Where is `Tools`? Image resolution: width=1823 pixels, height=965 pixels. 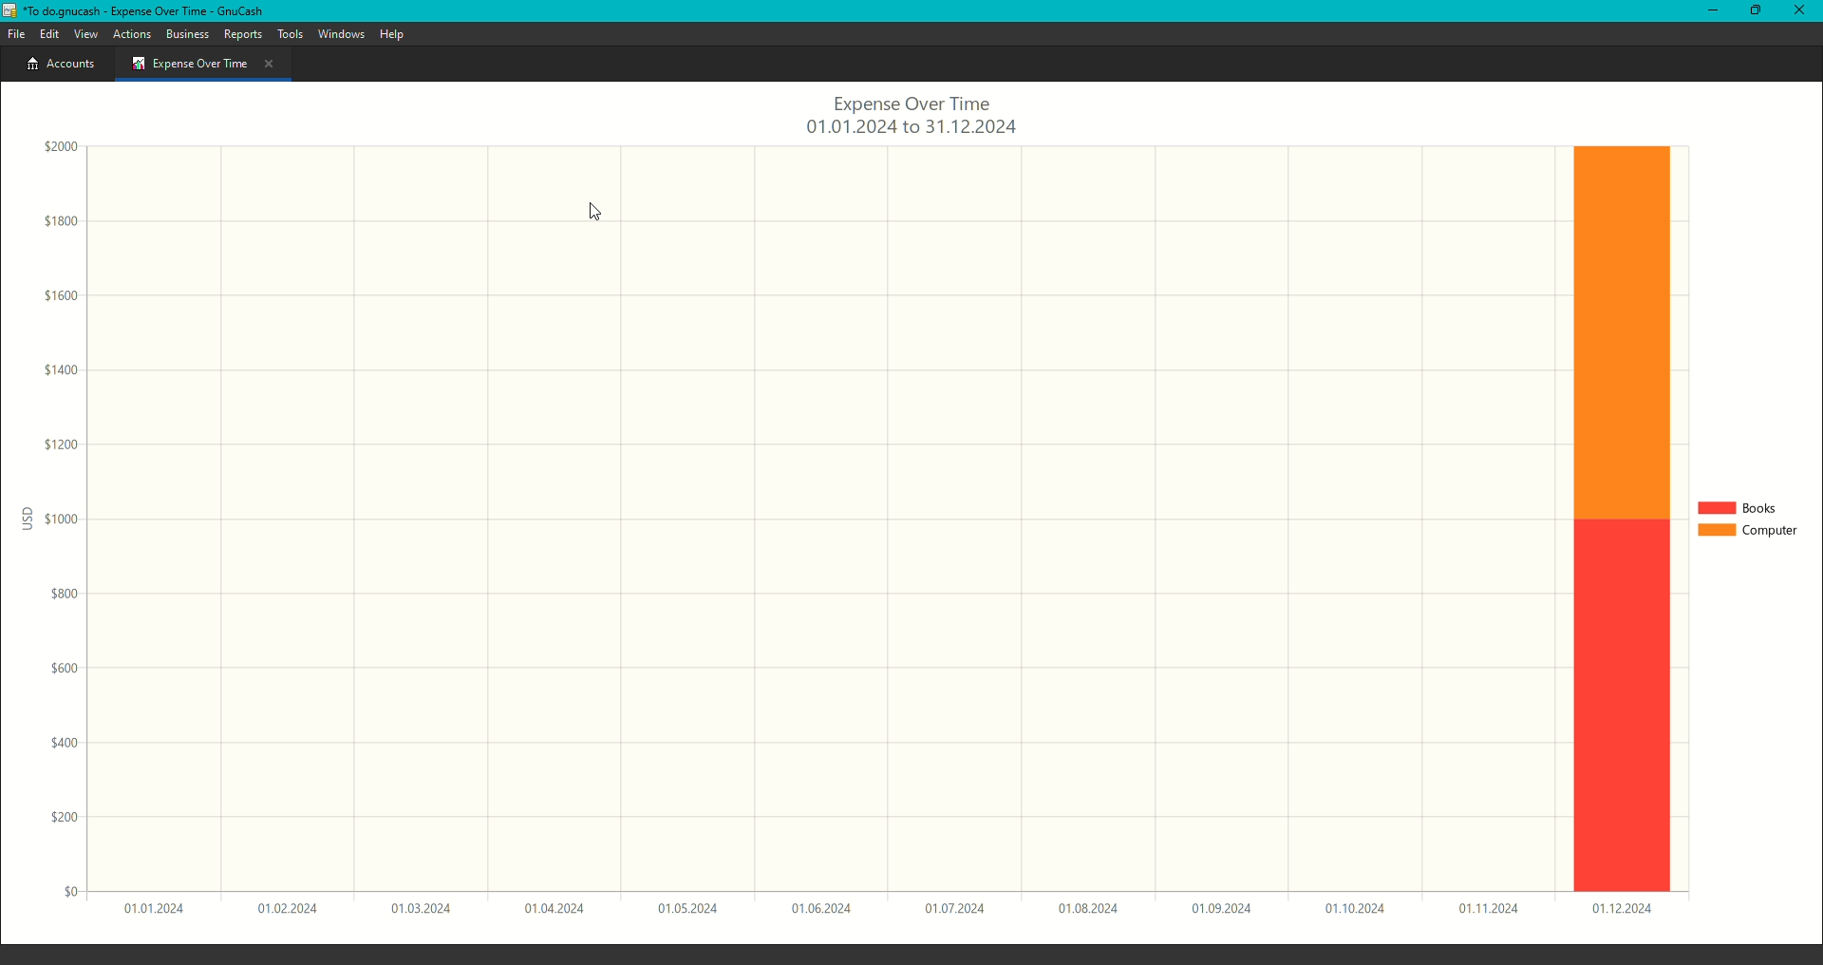 Tools is located at coordinates (291, 34).